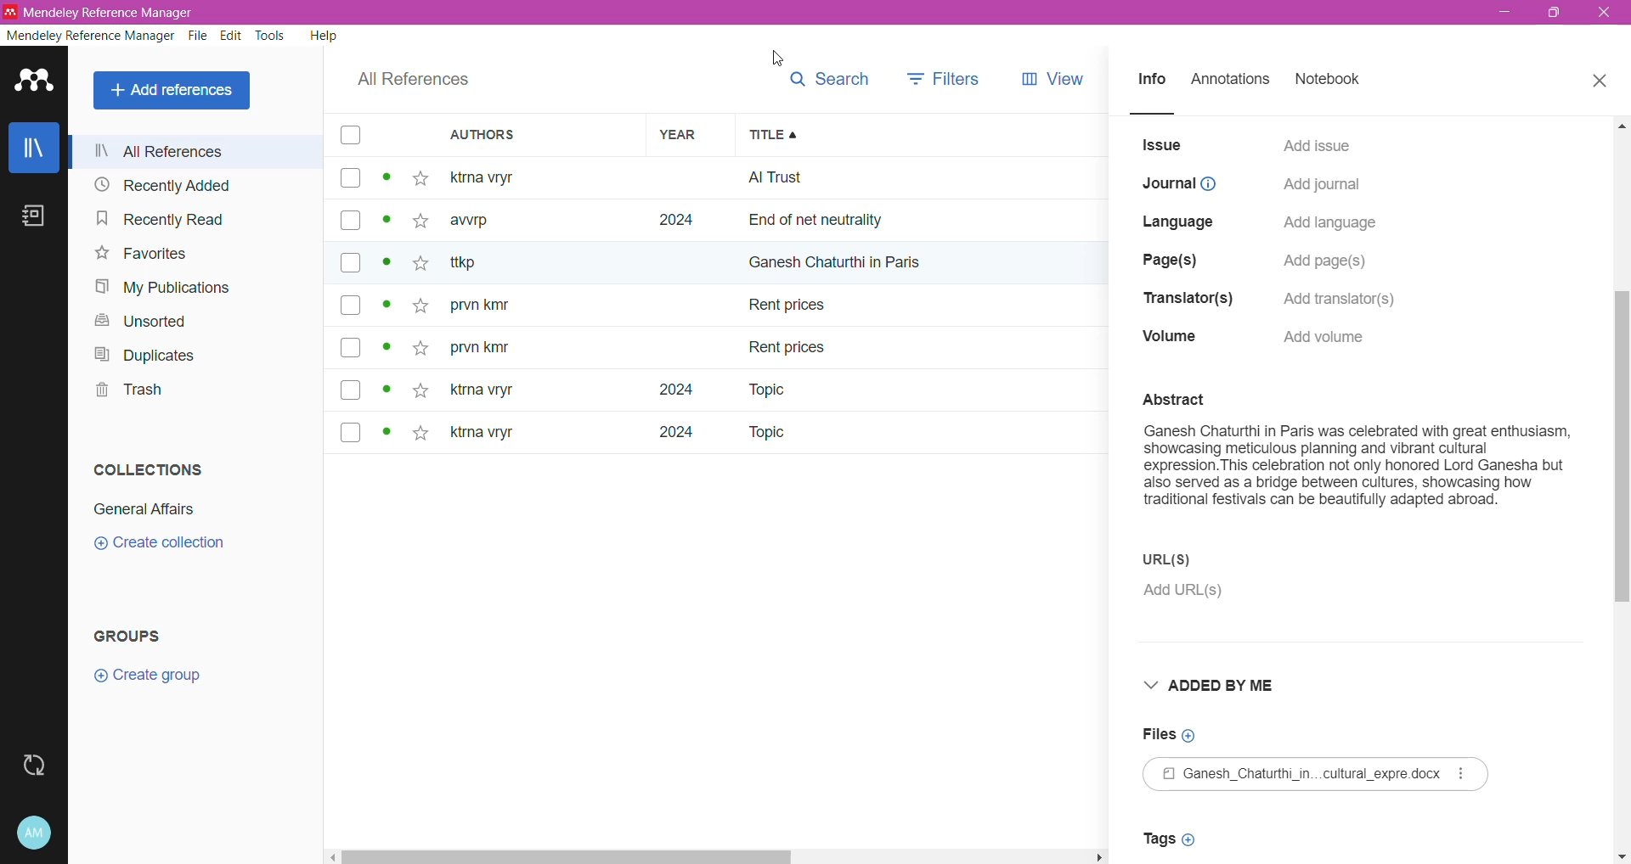 This screenshot has height=864, width=1631. I want to click on Duplicates, so click(145, 355).